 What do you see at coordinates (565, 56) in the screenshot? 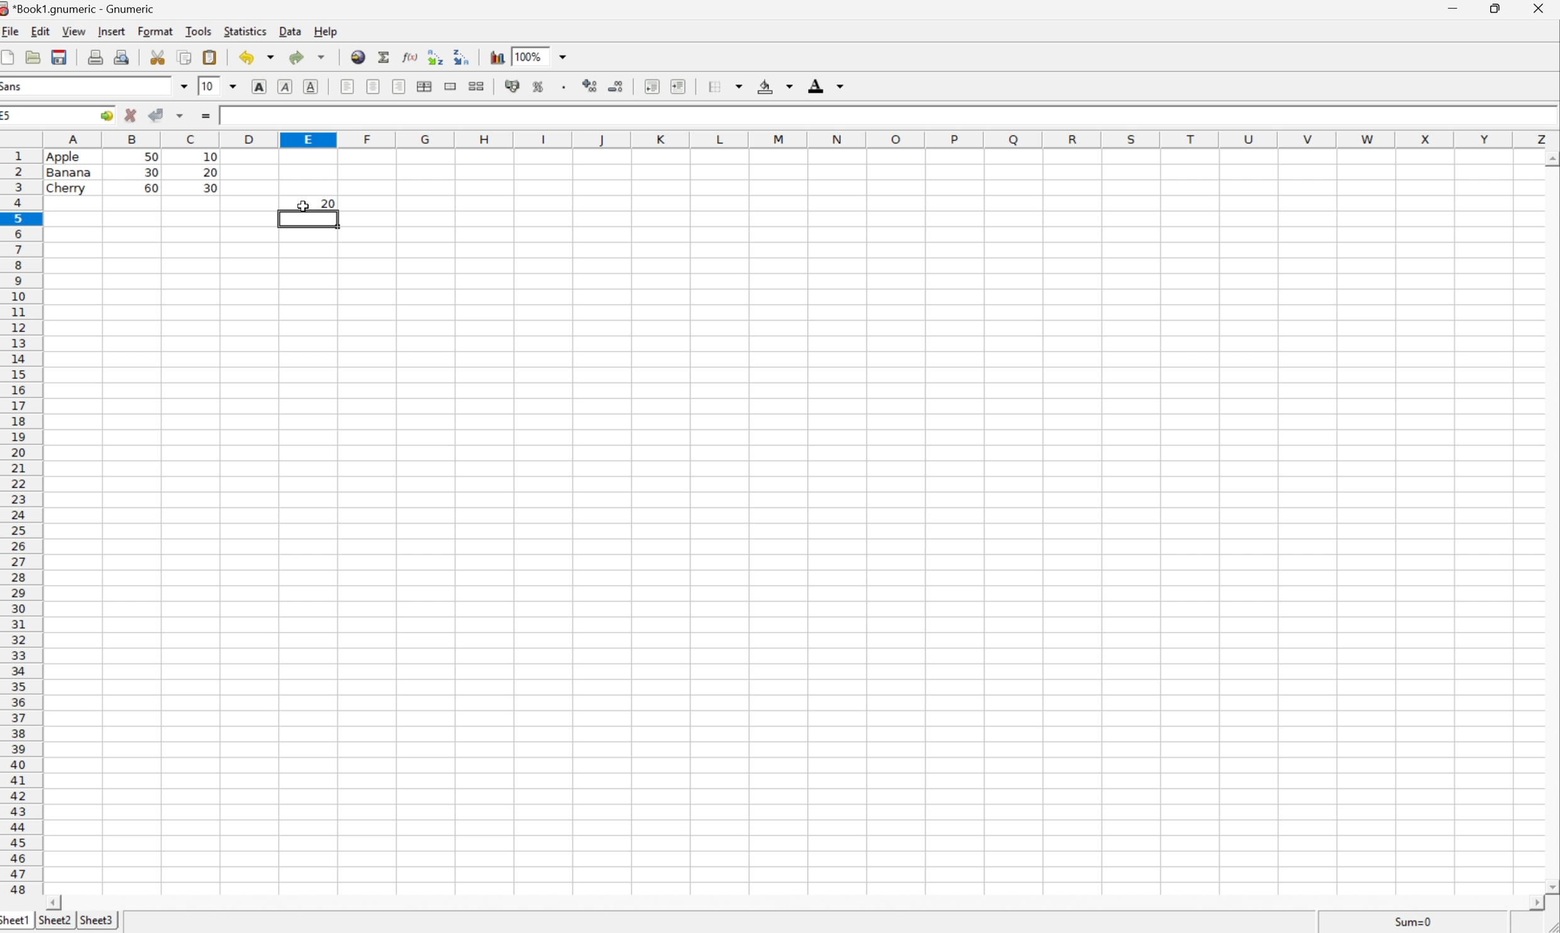
I see `Drop down` at bounding box center [565, 56].